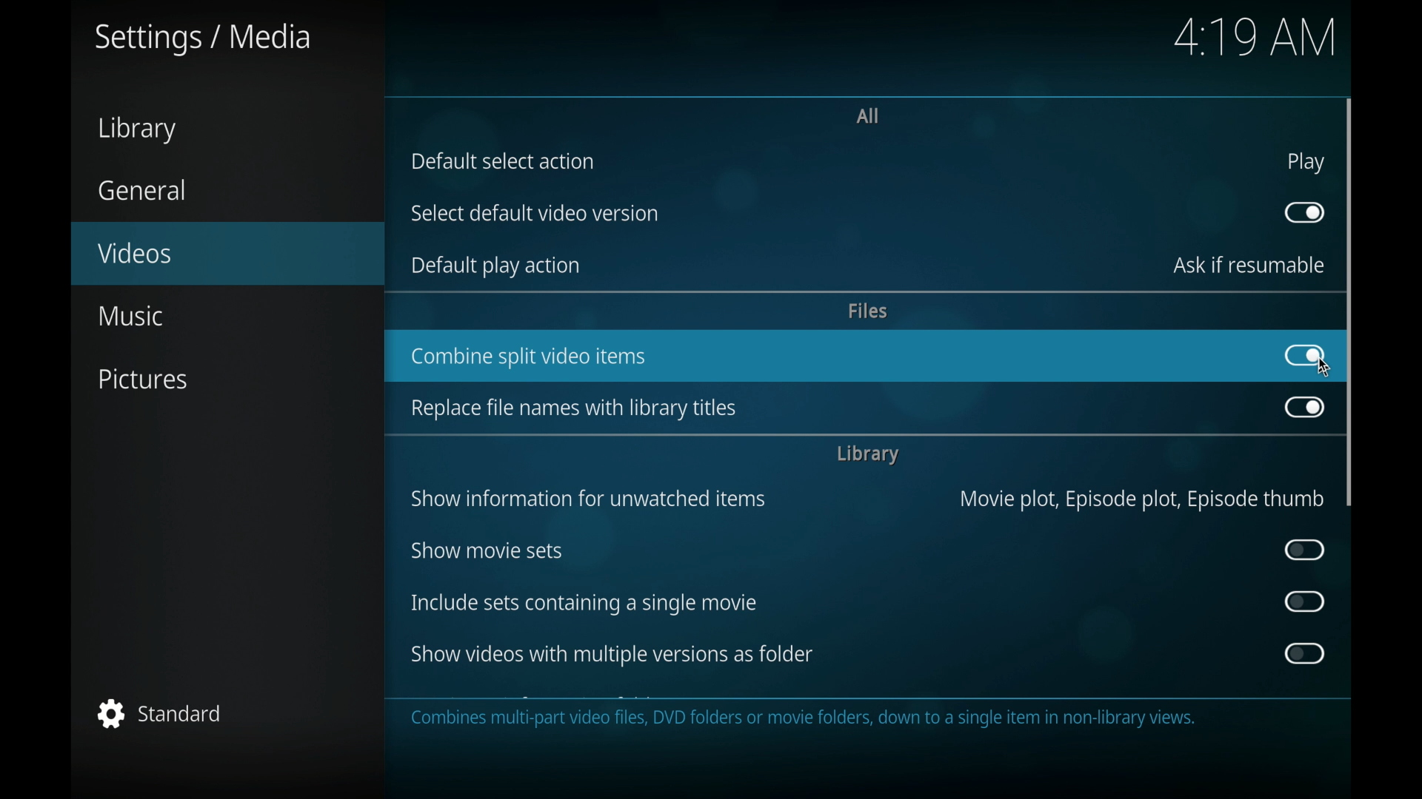  Describe the element at coordinates (1305, 162) in the screenshot. I see `play` at that location.